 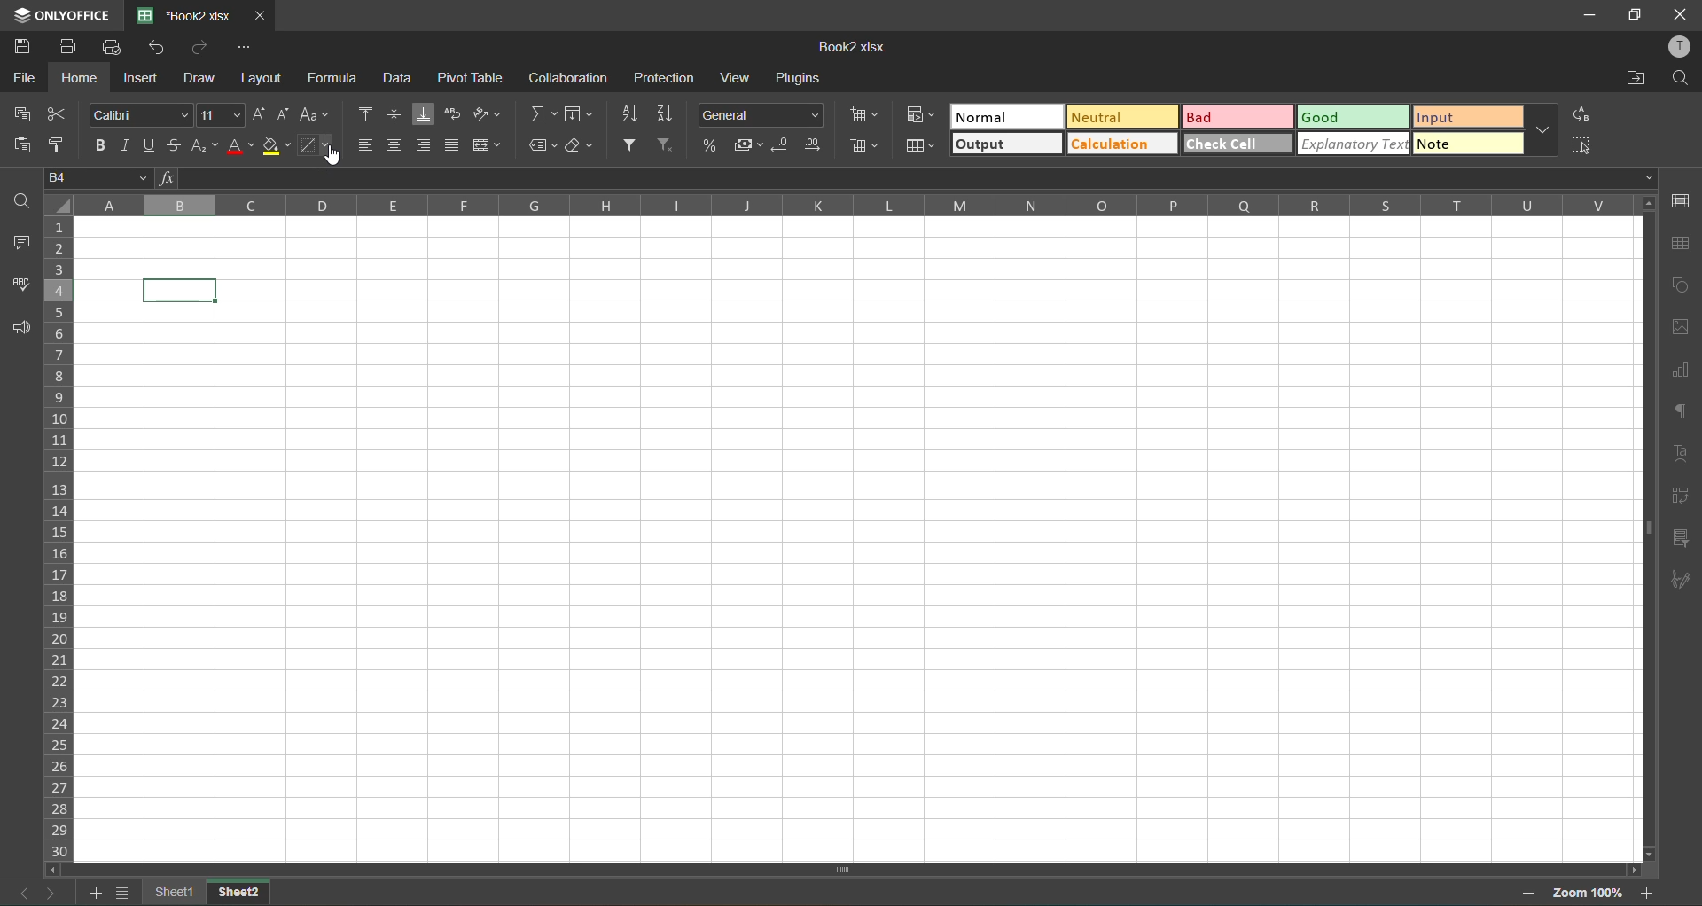 I want to click on paste, so click(x=28, y=145).